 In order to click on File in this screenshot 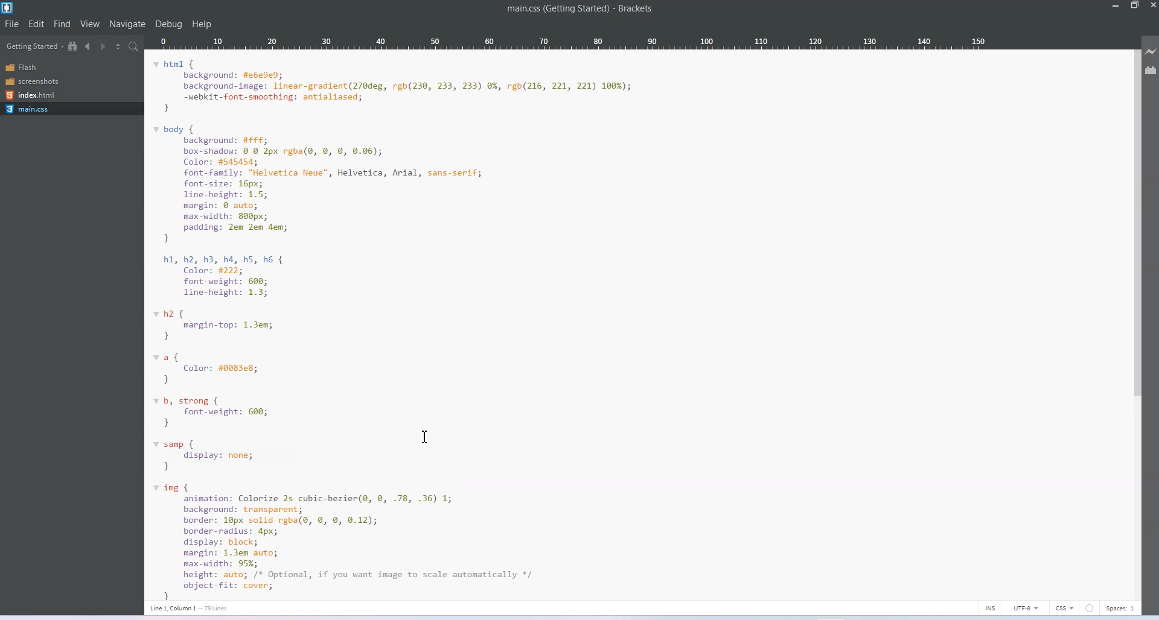, I will do `click(13, 24)`.